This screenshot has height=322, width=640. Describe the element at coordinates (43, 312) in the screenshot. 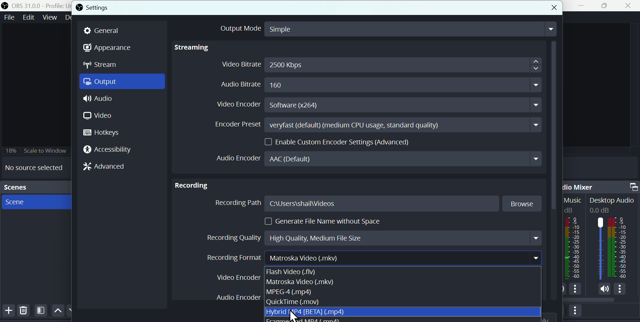

I see `Filters` at that location.